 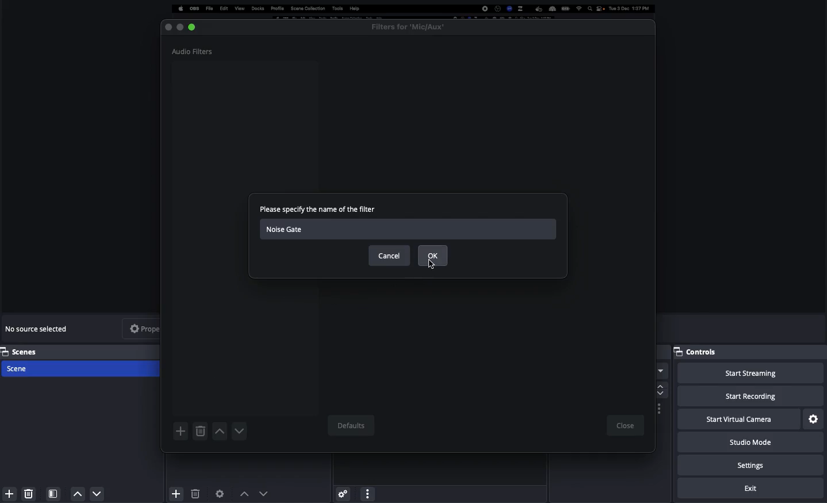 What do you see at coordinates (660, 409) in the screenshot?
I see `Settings / options` at bounding box center [660, 409].